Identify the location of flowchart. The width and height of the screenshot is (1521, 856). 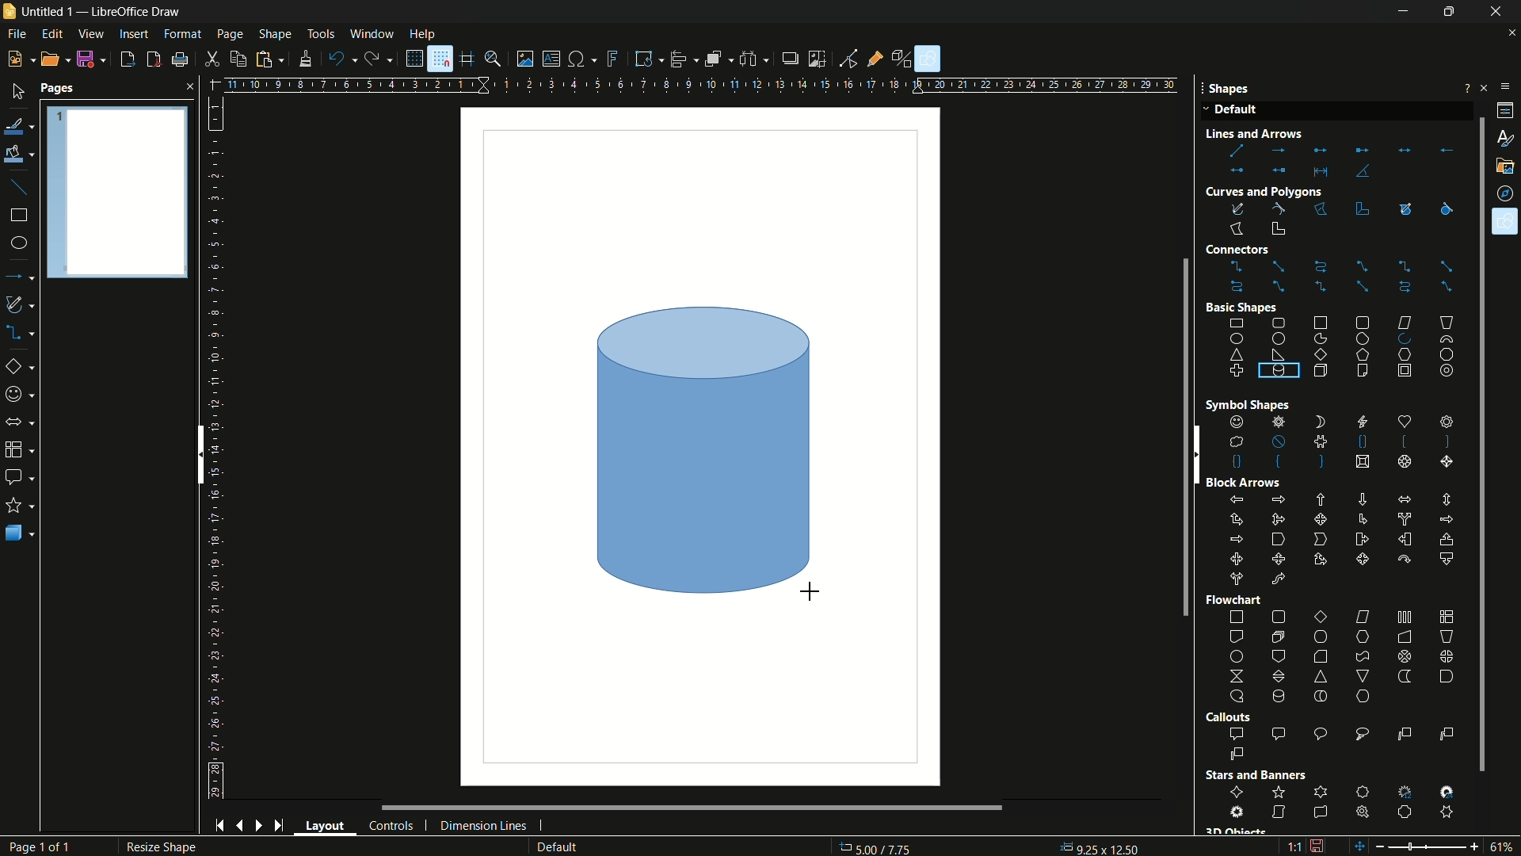
(1343, 658).